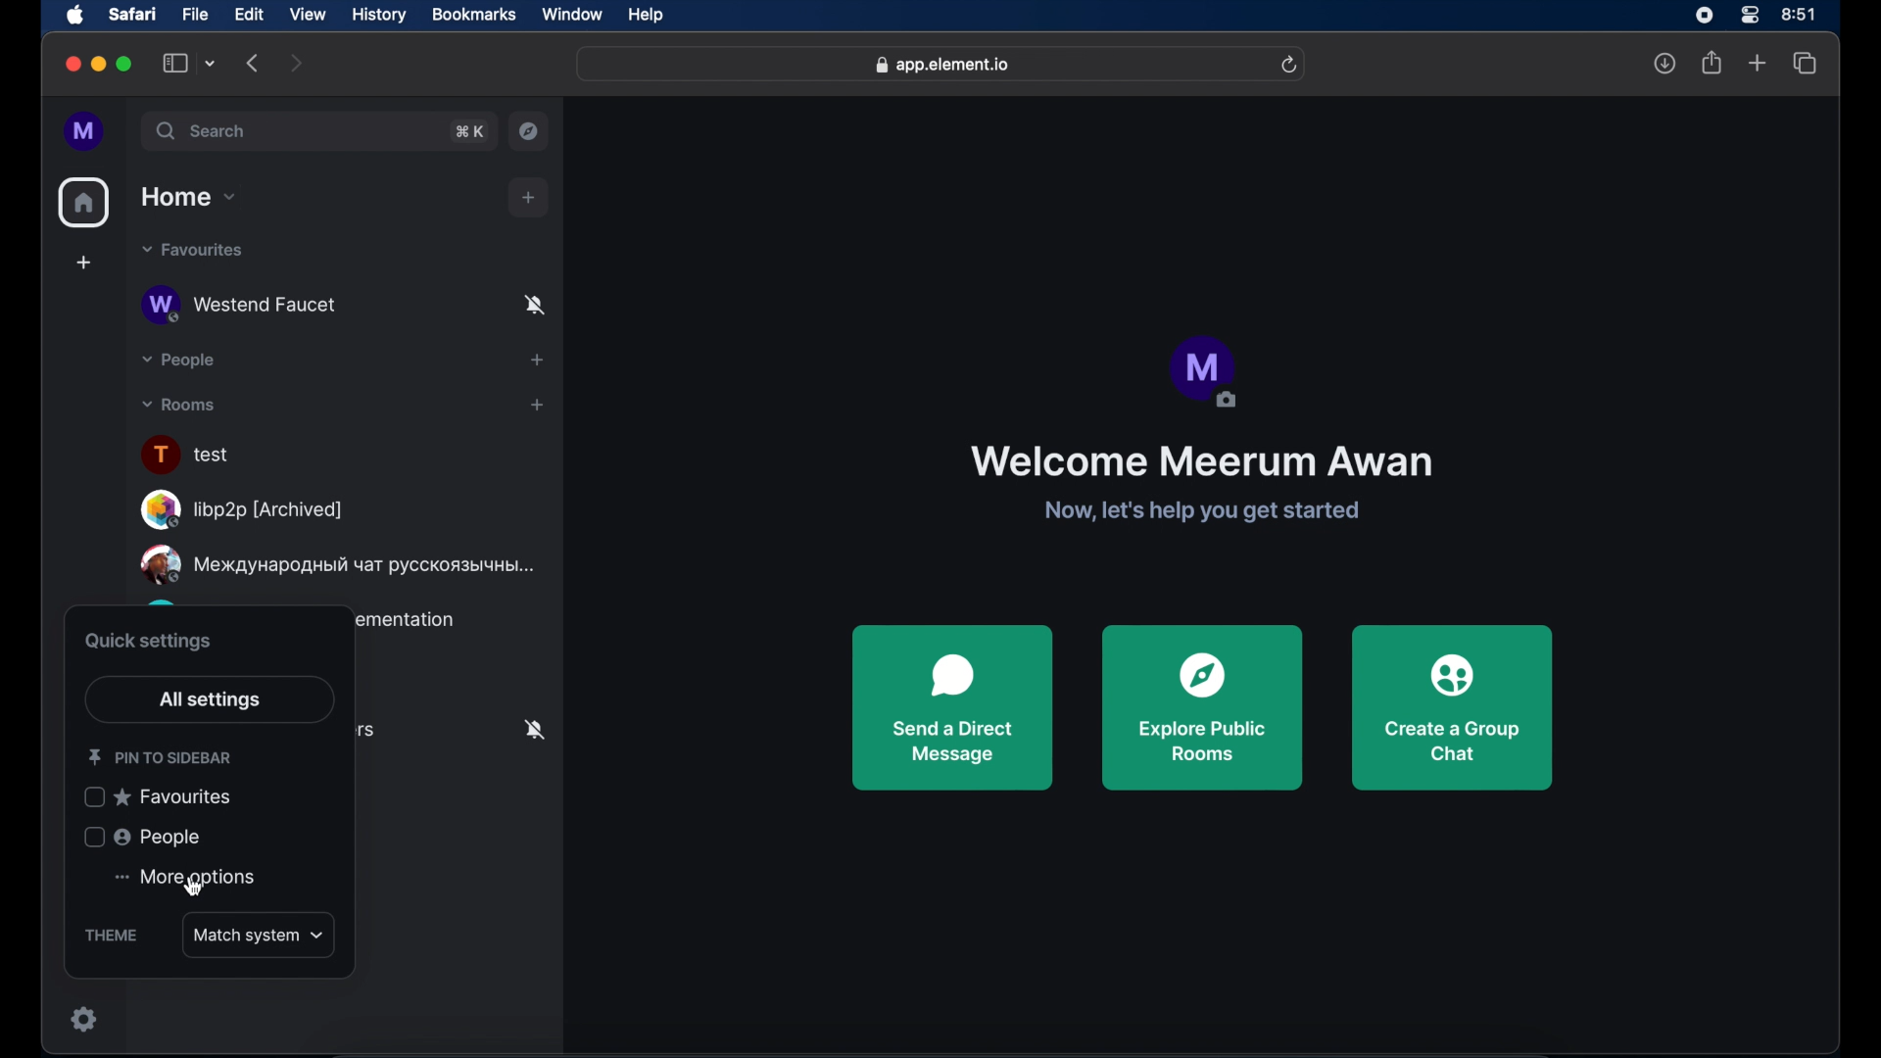 This screenshot has height=1058, width=1881. I want to click on screen recorder icon, so click(1696, 15).